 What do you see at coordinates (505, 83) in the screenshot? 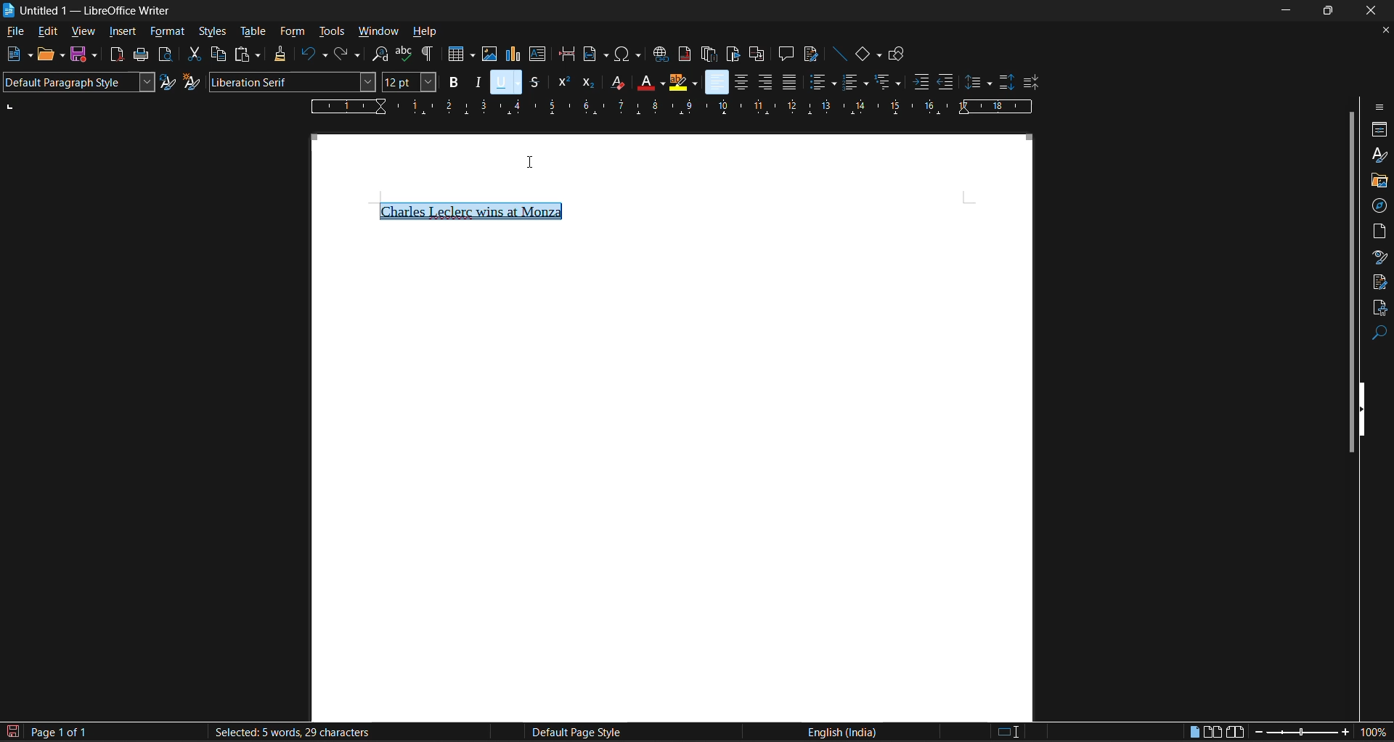
I see `underline icon highlighted` at bounding box center [505, 83].